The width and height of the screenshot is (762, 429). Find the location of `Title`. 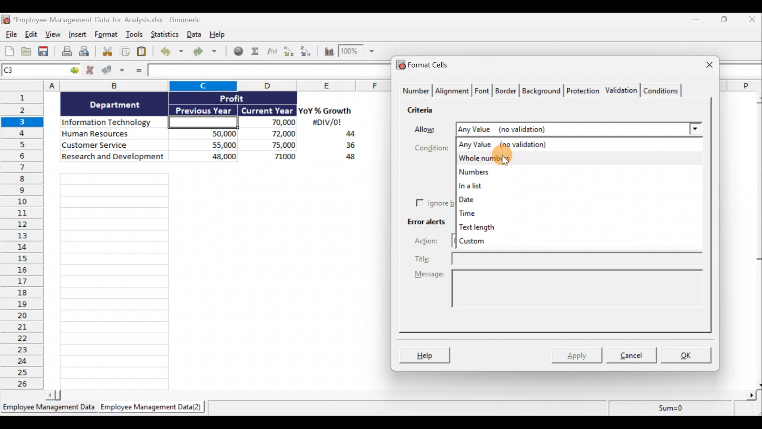

Title is located at coordinates (561, 259).